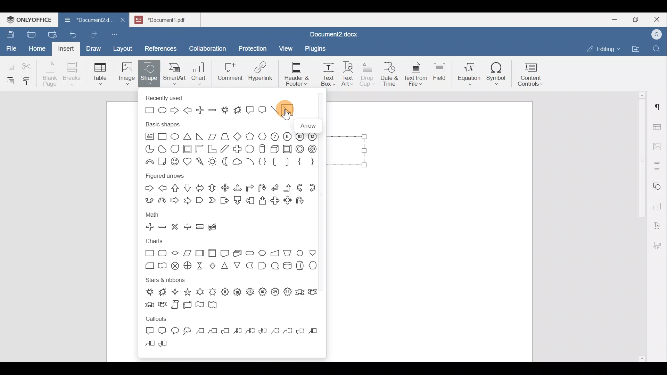  I want to click on Save, so click(10, 33).